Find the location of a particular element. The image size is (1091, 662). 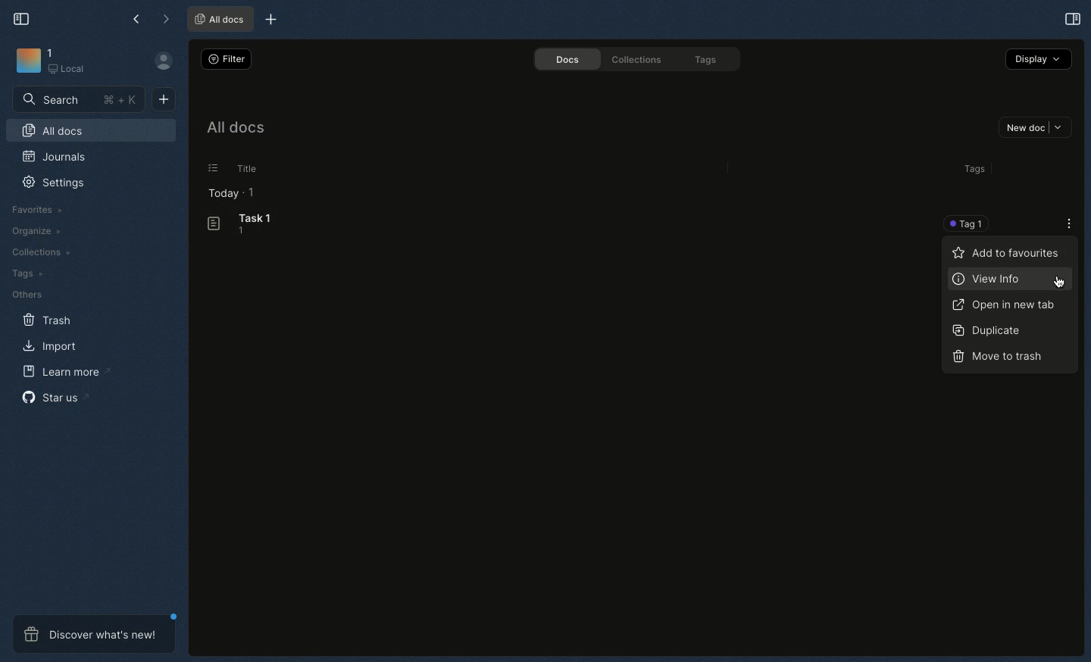

New tab is located at coordinates (270, 19).